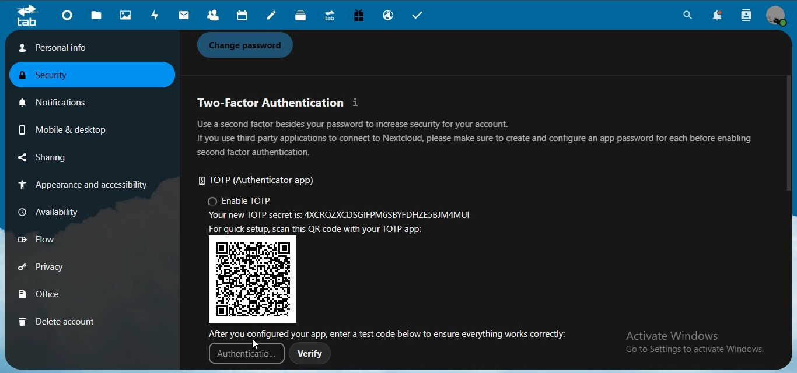  Describe the element at coordinates (87, 48) in the screenshot. I see `personal info` at that location.